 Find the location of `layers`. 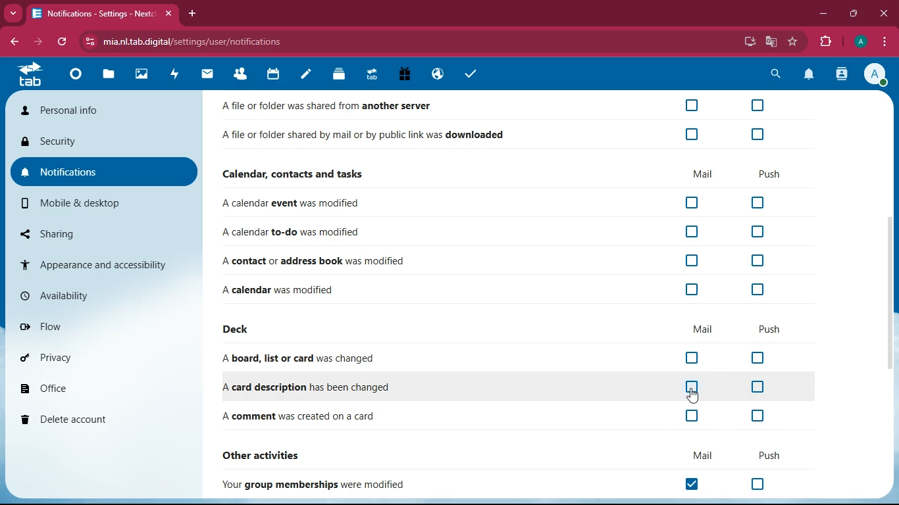

layers is located at coordinates (338, 74).